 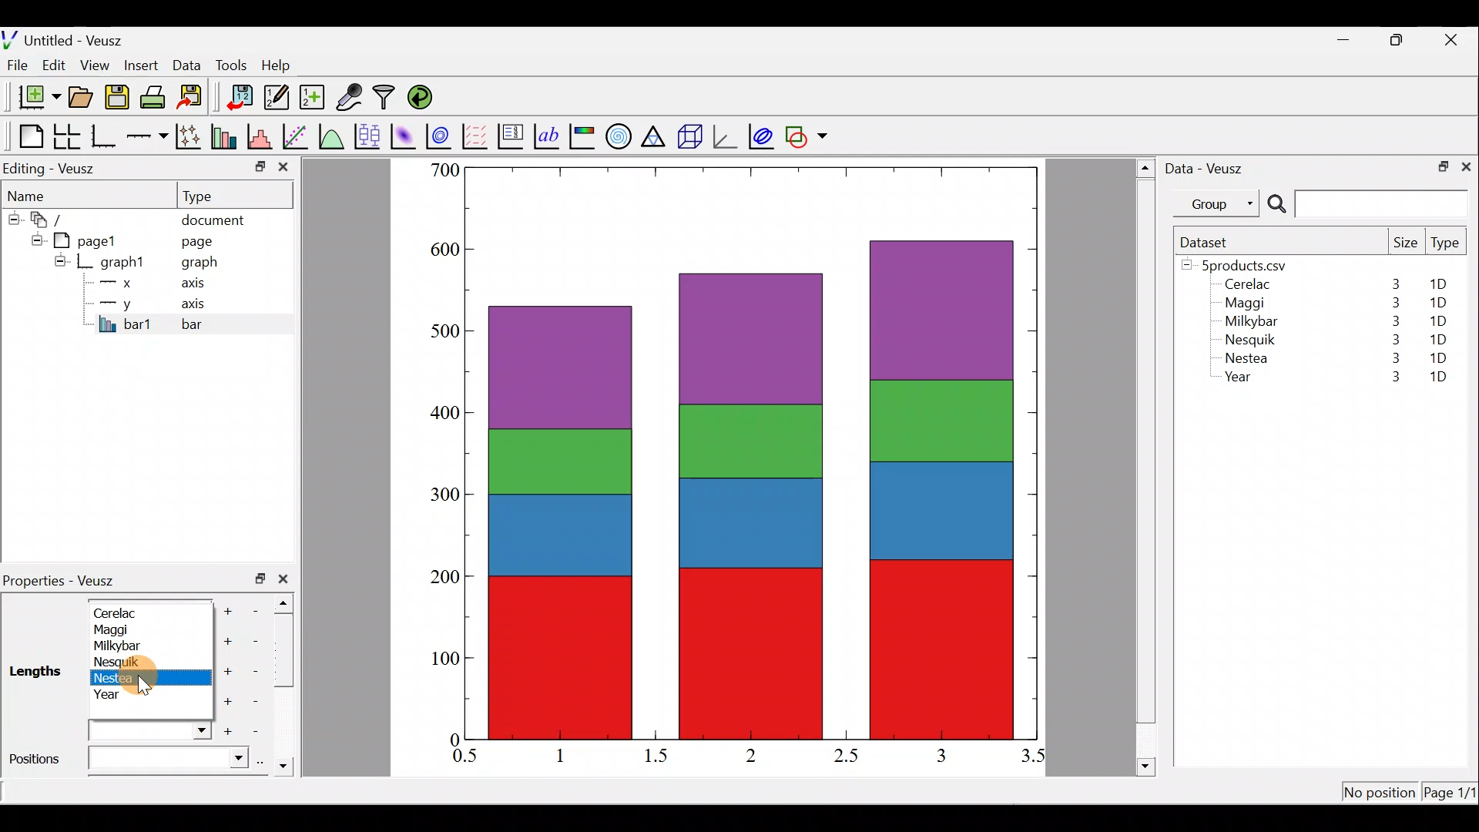 What do you see at coordinates (445, 578) in the screenshot?
I see `200` at bounding box center [445, 578].